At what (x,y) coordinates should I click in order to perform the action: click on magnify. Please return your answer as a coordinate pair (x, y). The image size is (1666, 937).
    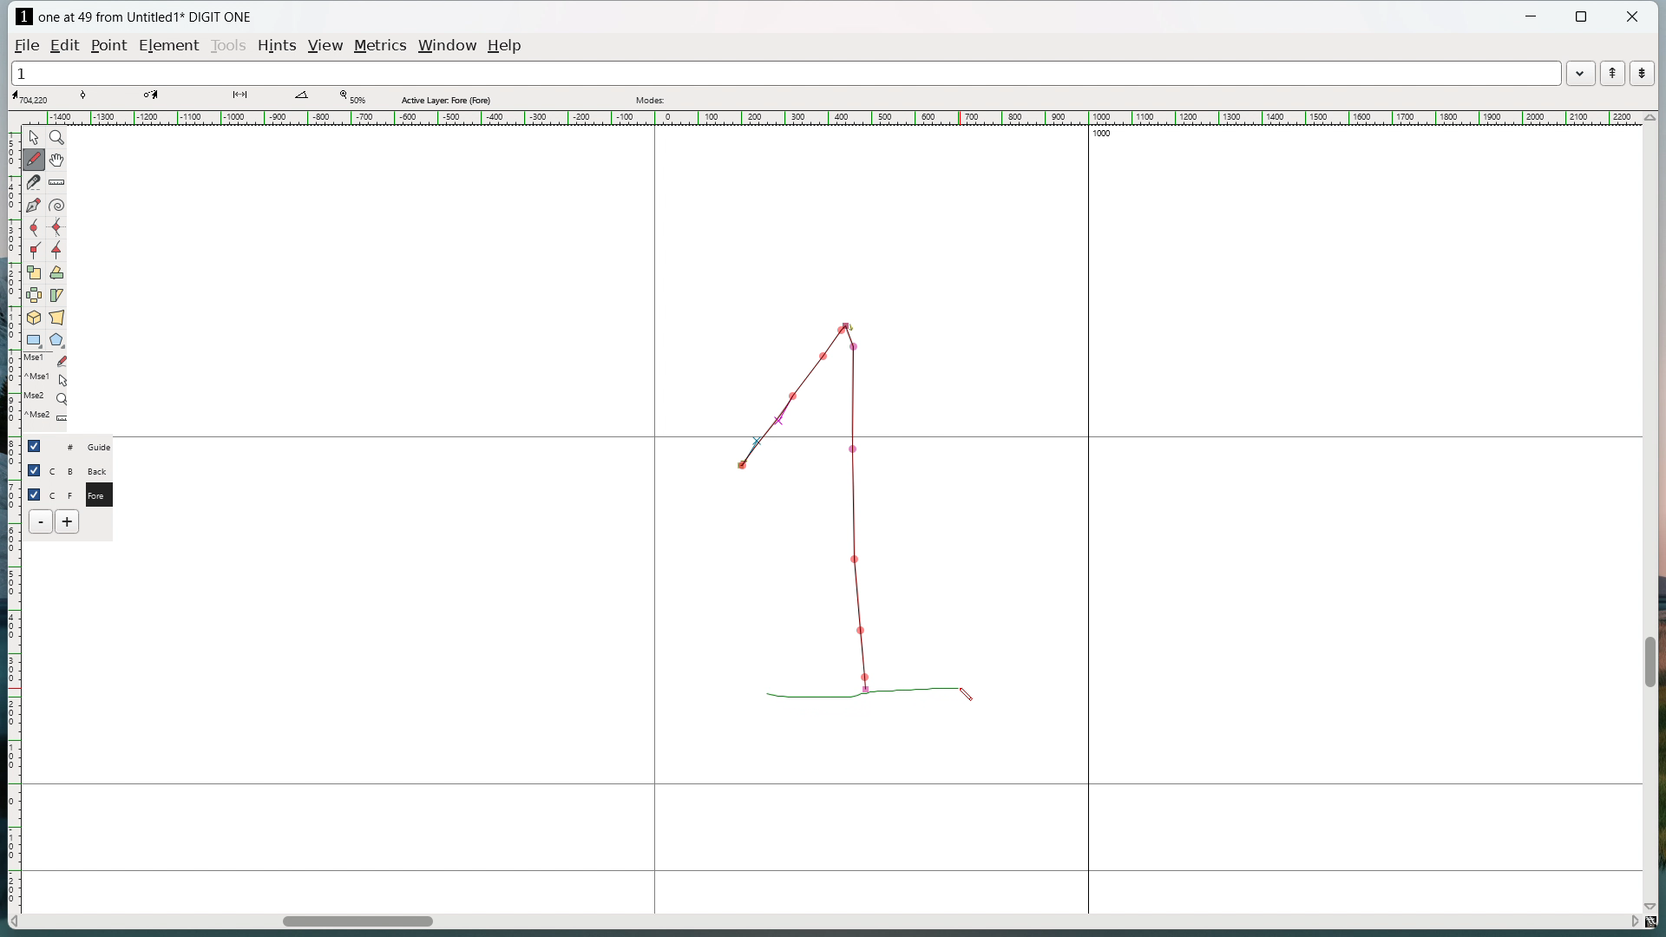
    Looking at the image, I should click on (57, 137).